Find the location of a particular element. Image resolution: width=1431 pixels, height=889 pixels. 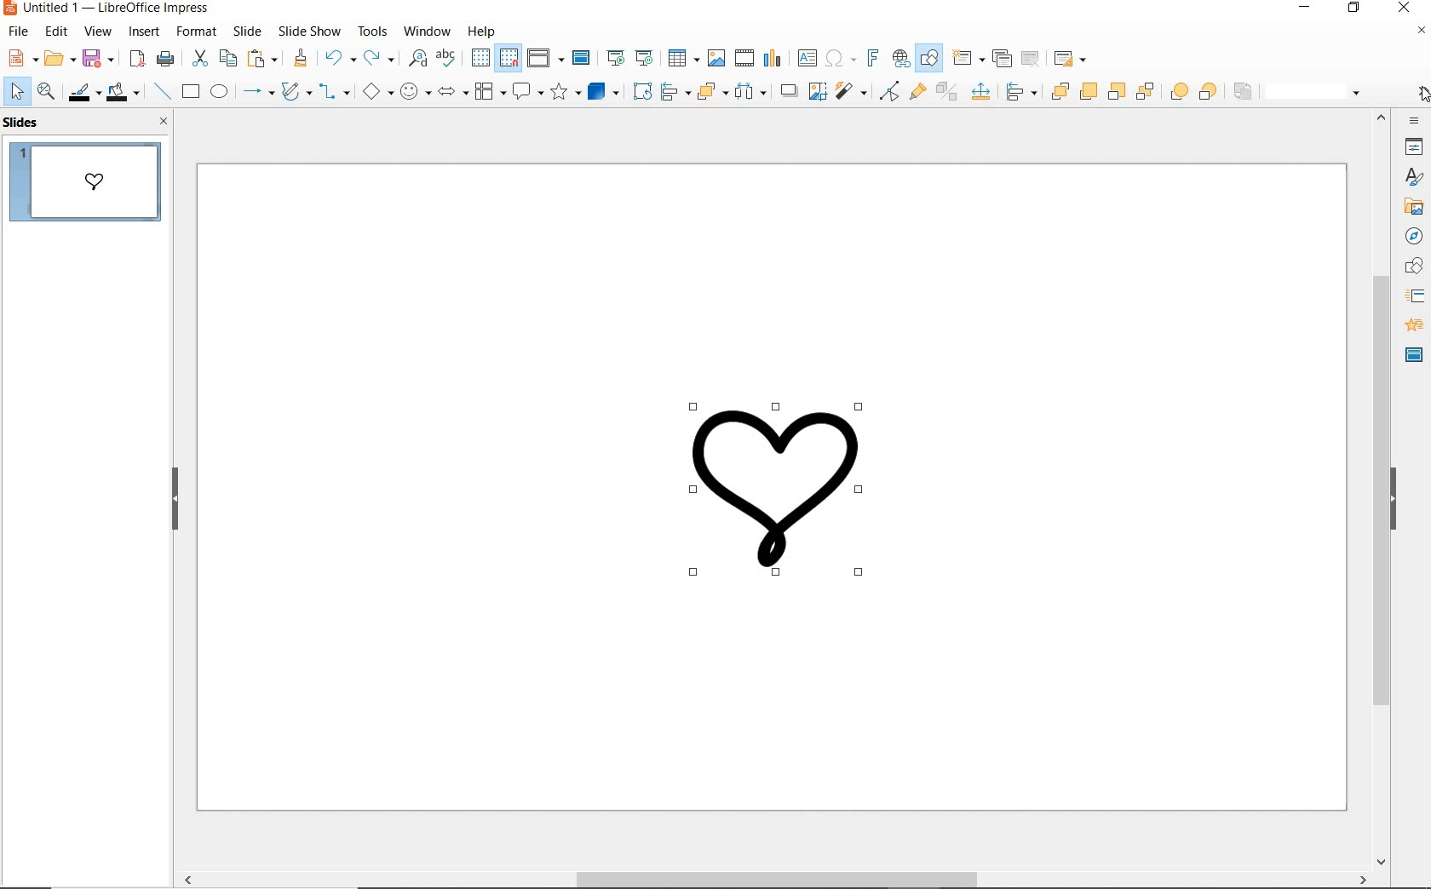

find and replace is located at coordinates (418, 60).